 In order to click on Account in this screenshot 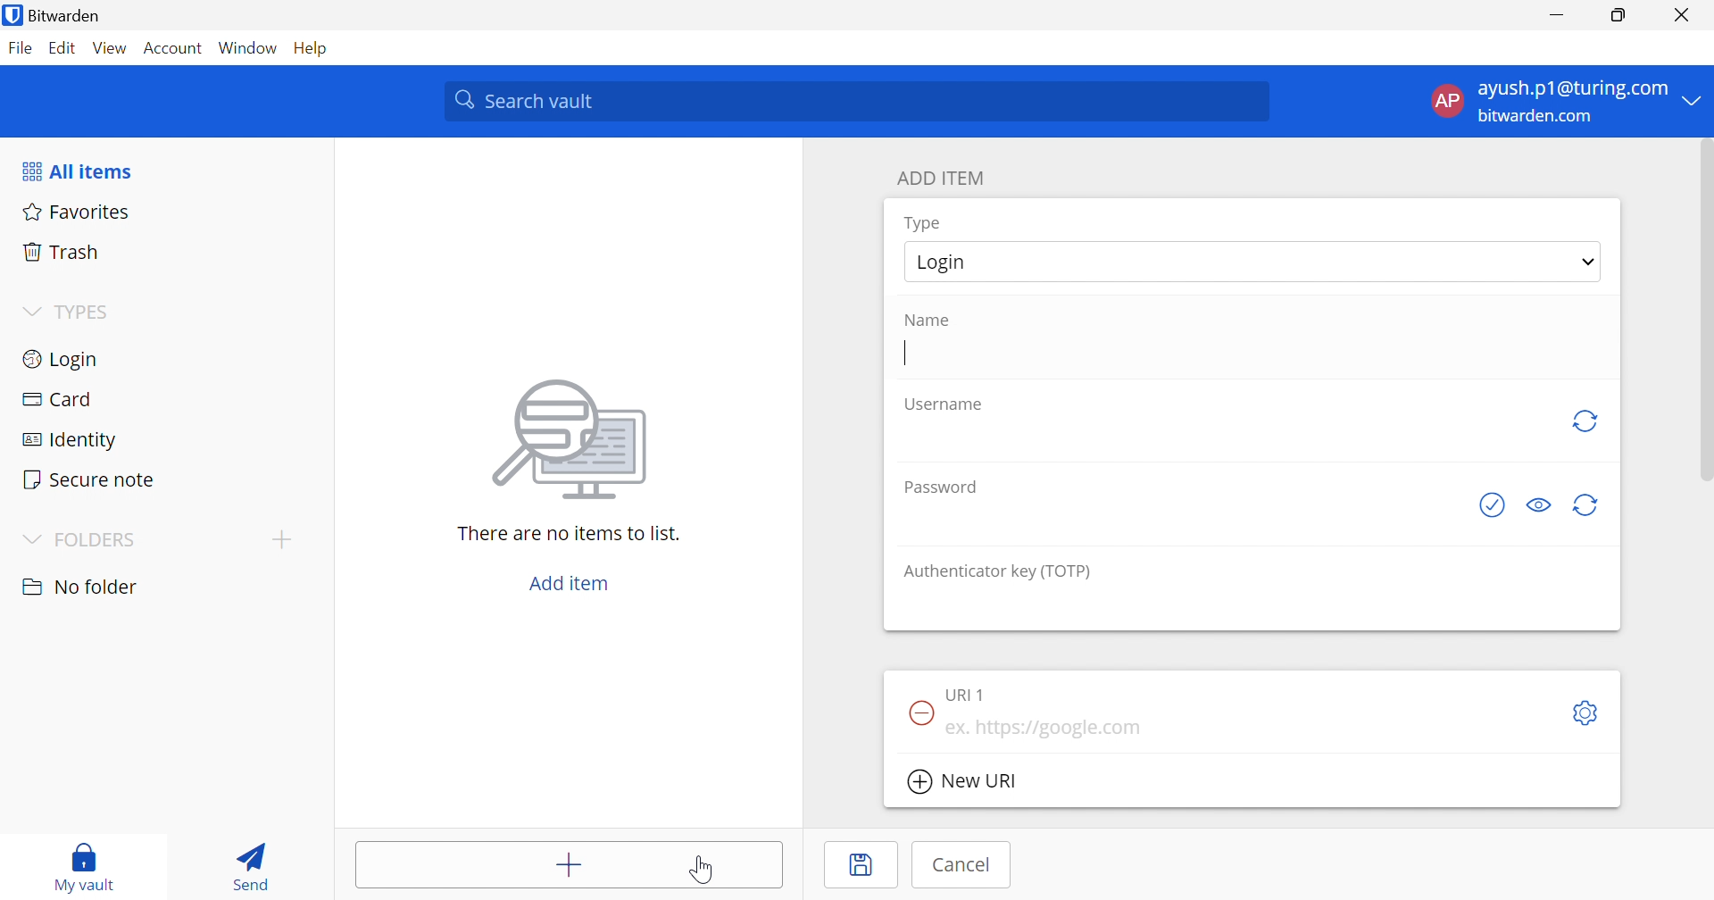, I will do `click(175, 52)`.